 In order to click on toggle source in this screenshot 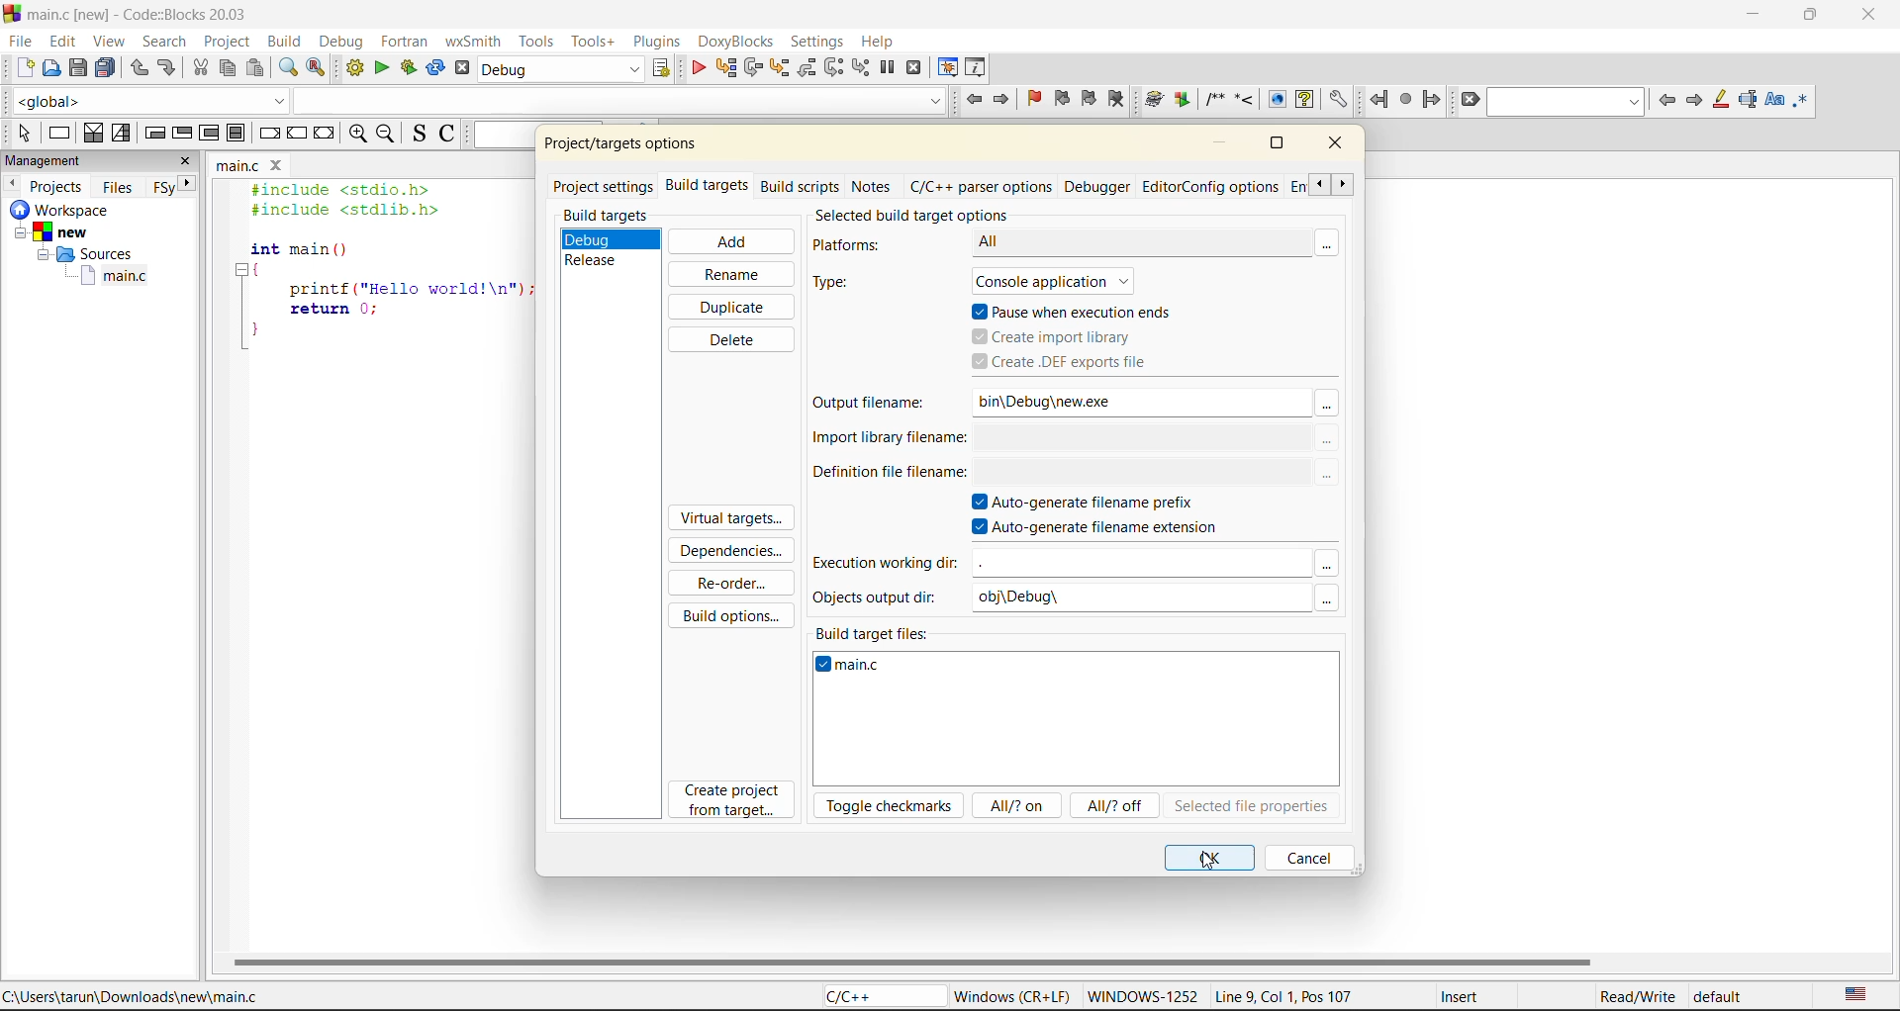, I will do `click(419, 134)`.